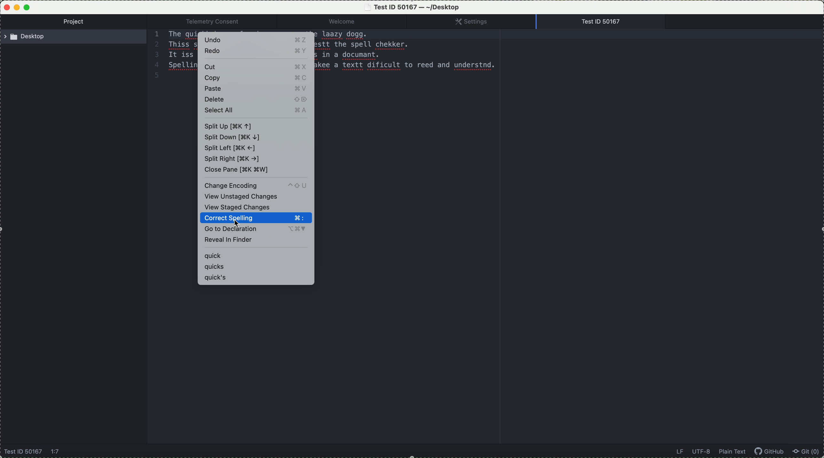 The image size is (824, 458). What do you see at coordinates (414, 7) in the screenshot?
I see `file name` at bounding box center [414, 7].